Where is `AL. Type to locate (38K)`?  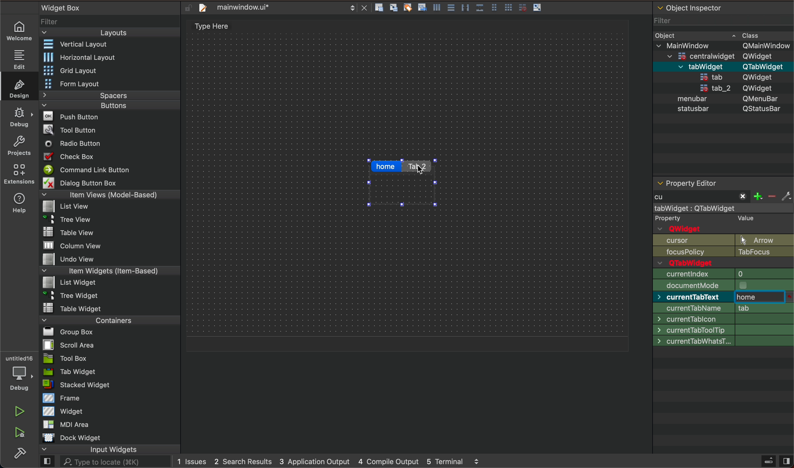
AL. Type to locate (38K) is located at coordinates (109, 463).